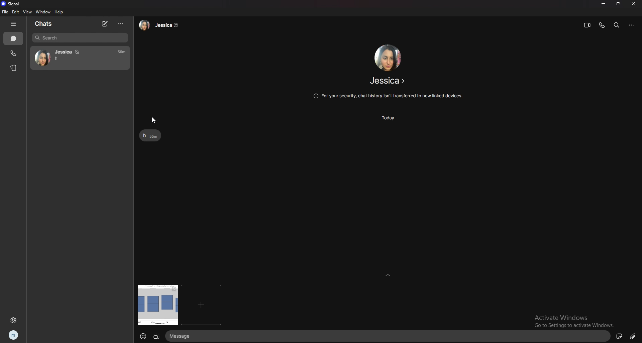 The image size is (642, 343). What do you see at coordinates (602, 25) in the screenshot?
I see `voice call` at bounding box center [602, 25].